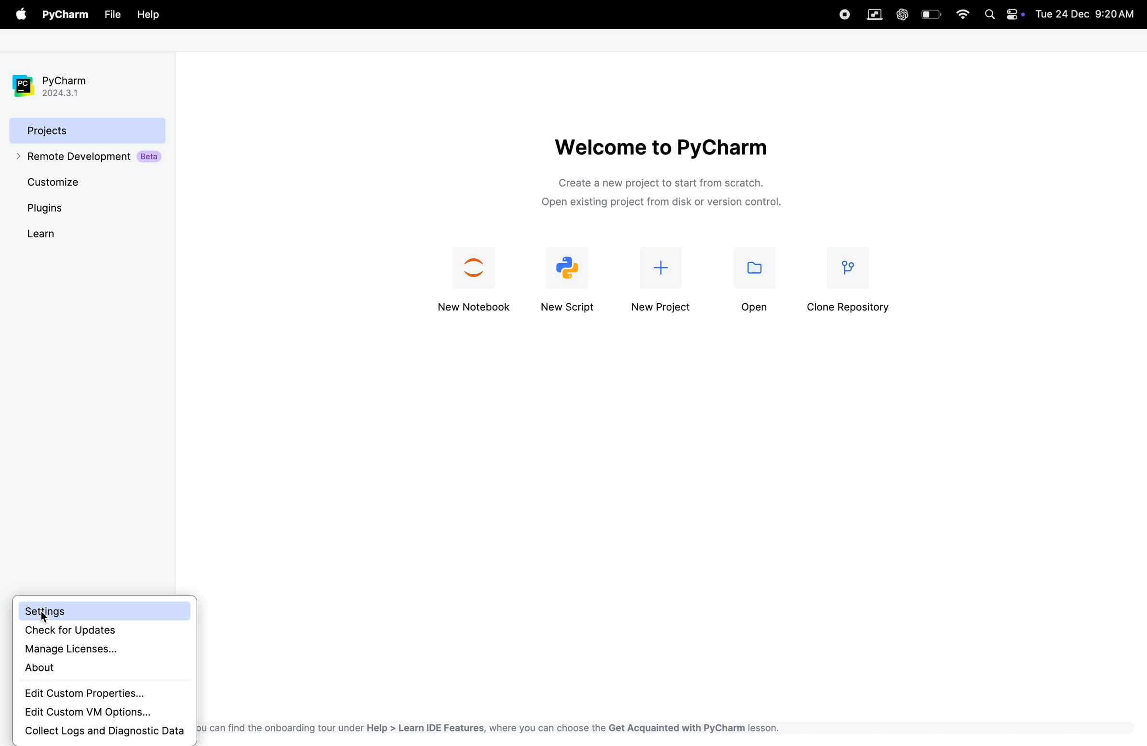 The image size is (1147, 746). I want to click on collect logs and diagnostic data, so click(104, 732).